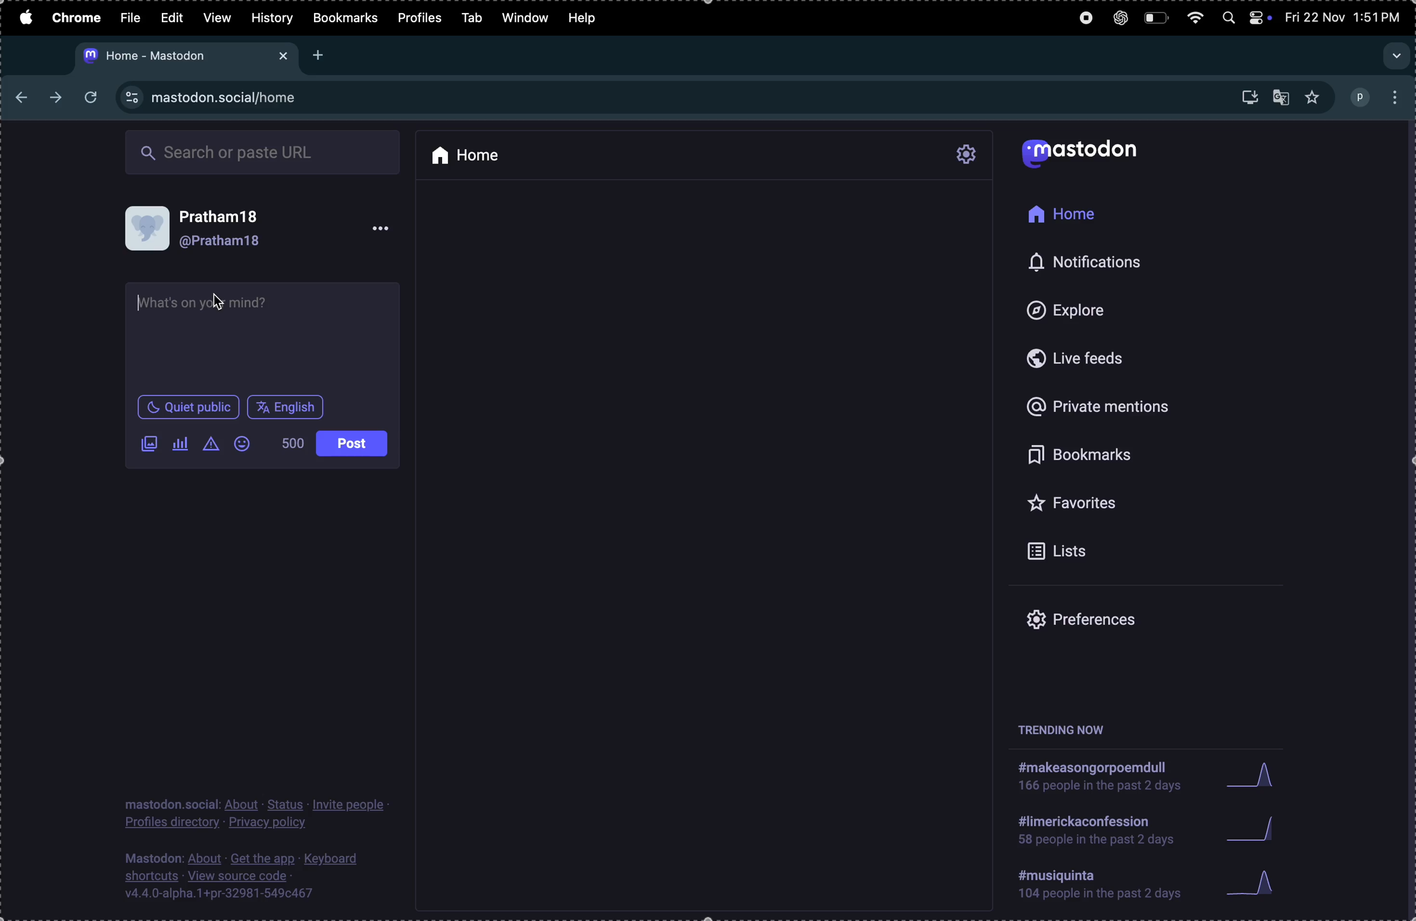  Describe the element at coordinates (219, 304) in the screenshot. I see `cursor` at that location.